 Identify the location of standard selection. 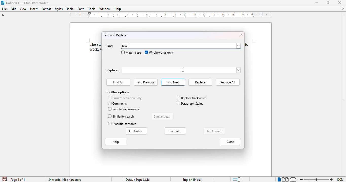
(237, 179).